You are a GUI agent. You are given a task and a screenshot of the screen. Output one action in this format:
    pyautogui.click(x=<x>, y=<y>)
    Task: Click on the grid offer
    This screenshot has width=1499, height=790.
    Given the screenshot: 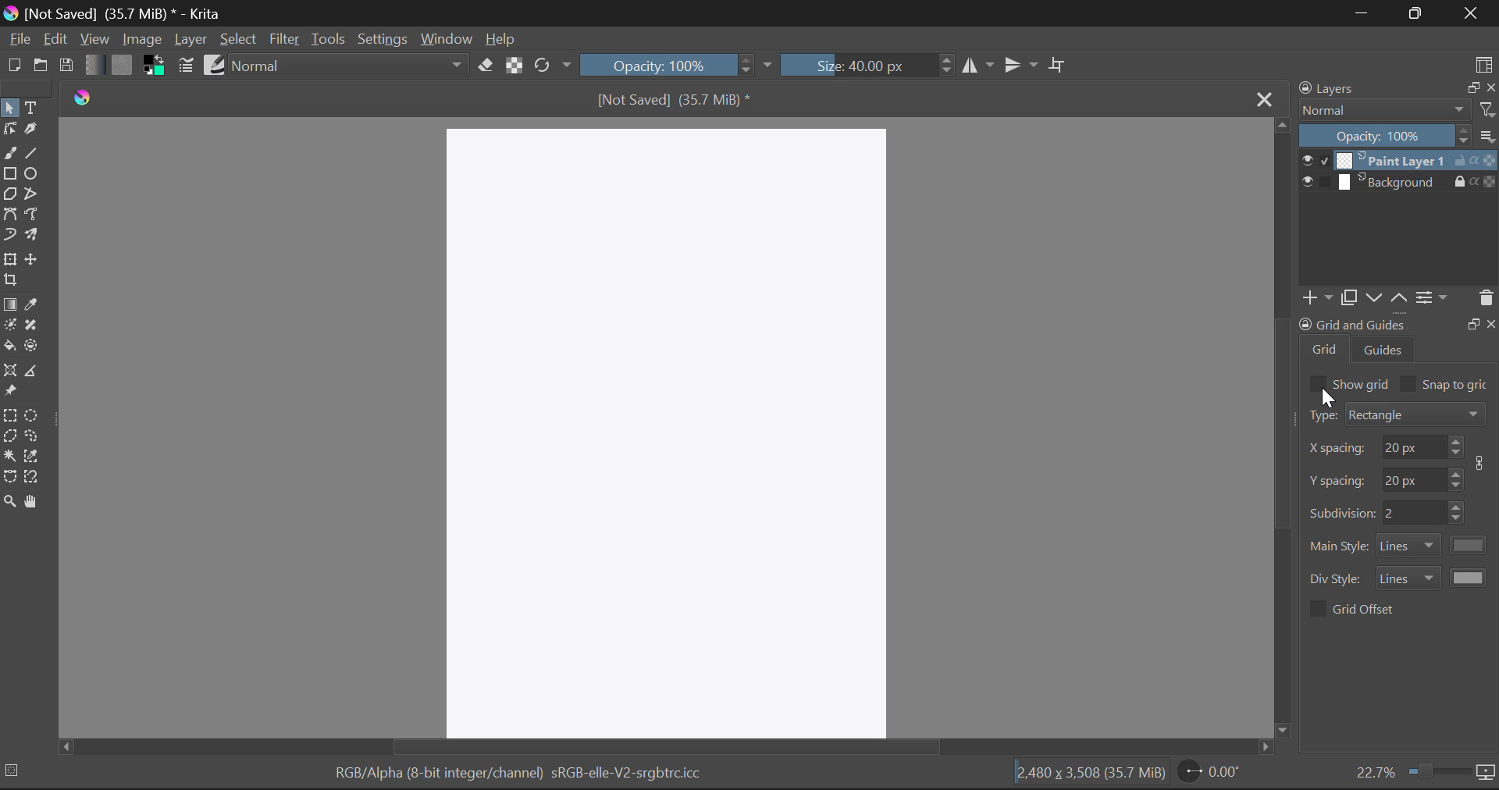 What is the action you would take?
    pyautogui.click(x=1365, y=608)
    